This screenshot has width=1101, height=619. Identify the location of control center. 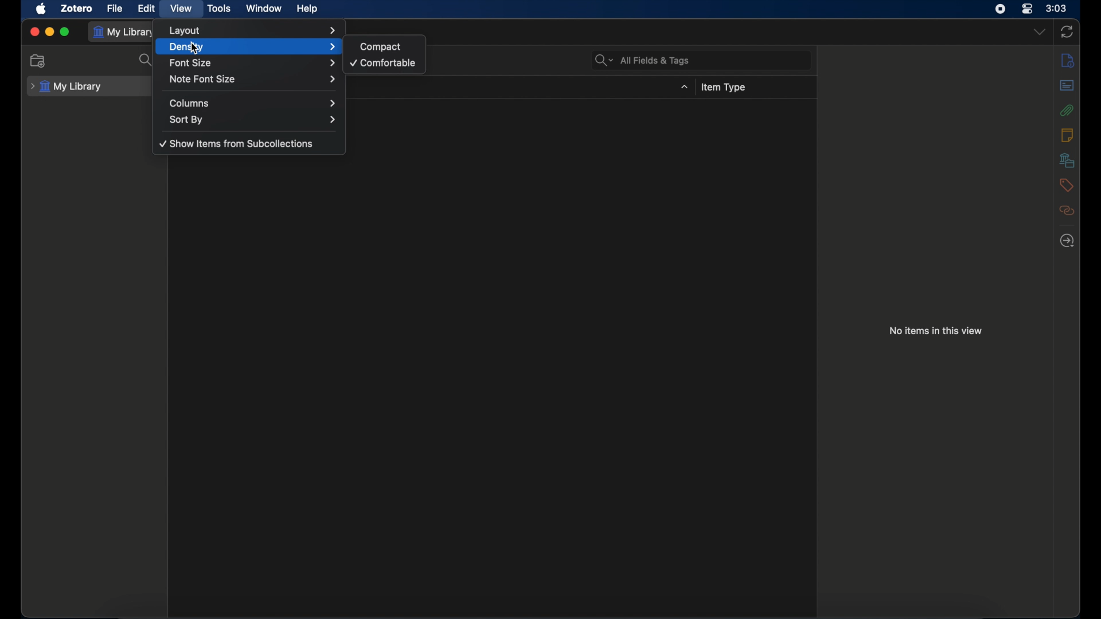
(1026, 9).